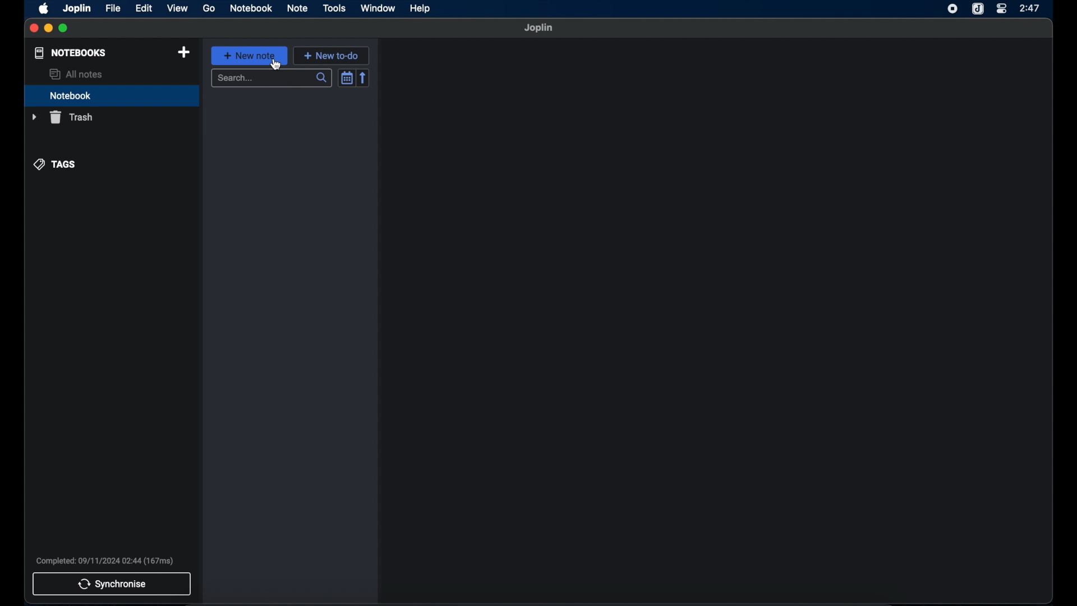 This screenshot has height=606, width=1077. I want to click on reverse  sort order, so click(364, 77).